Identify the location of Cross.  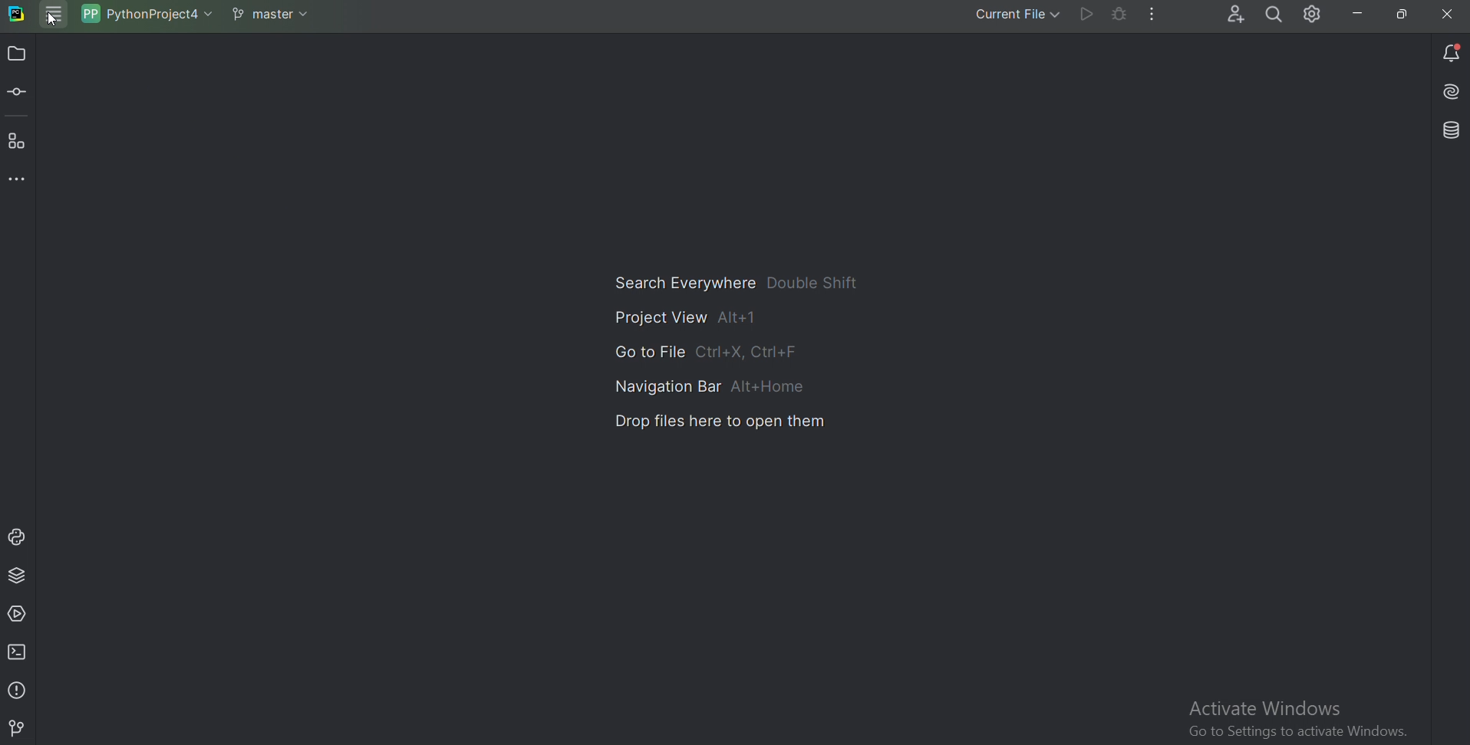
(1445, 15).